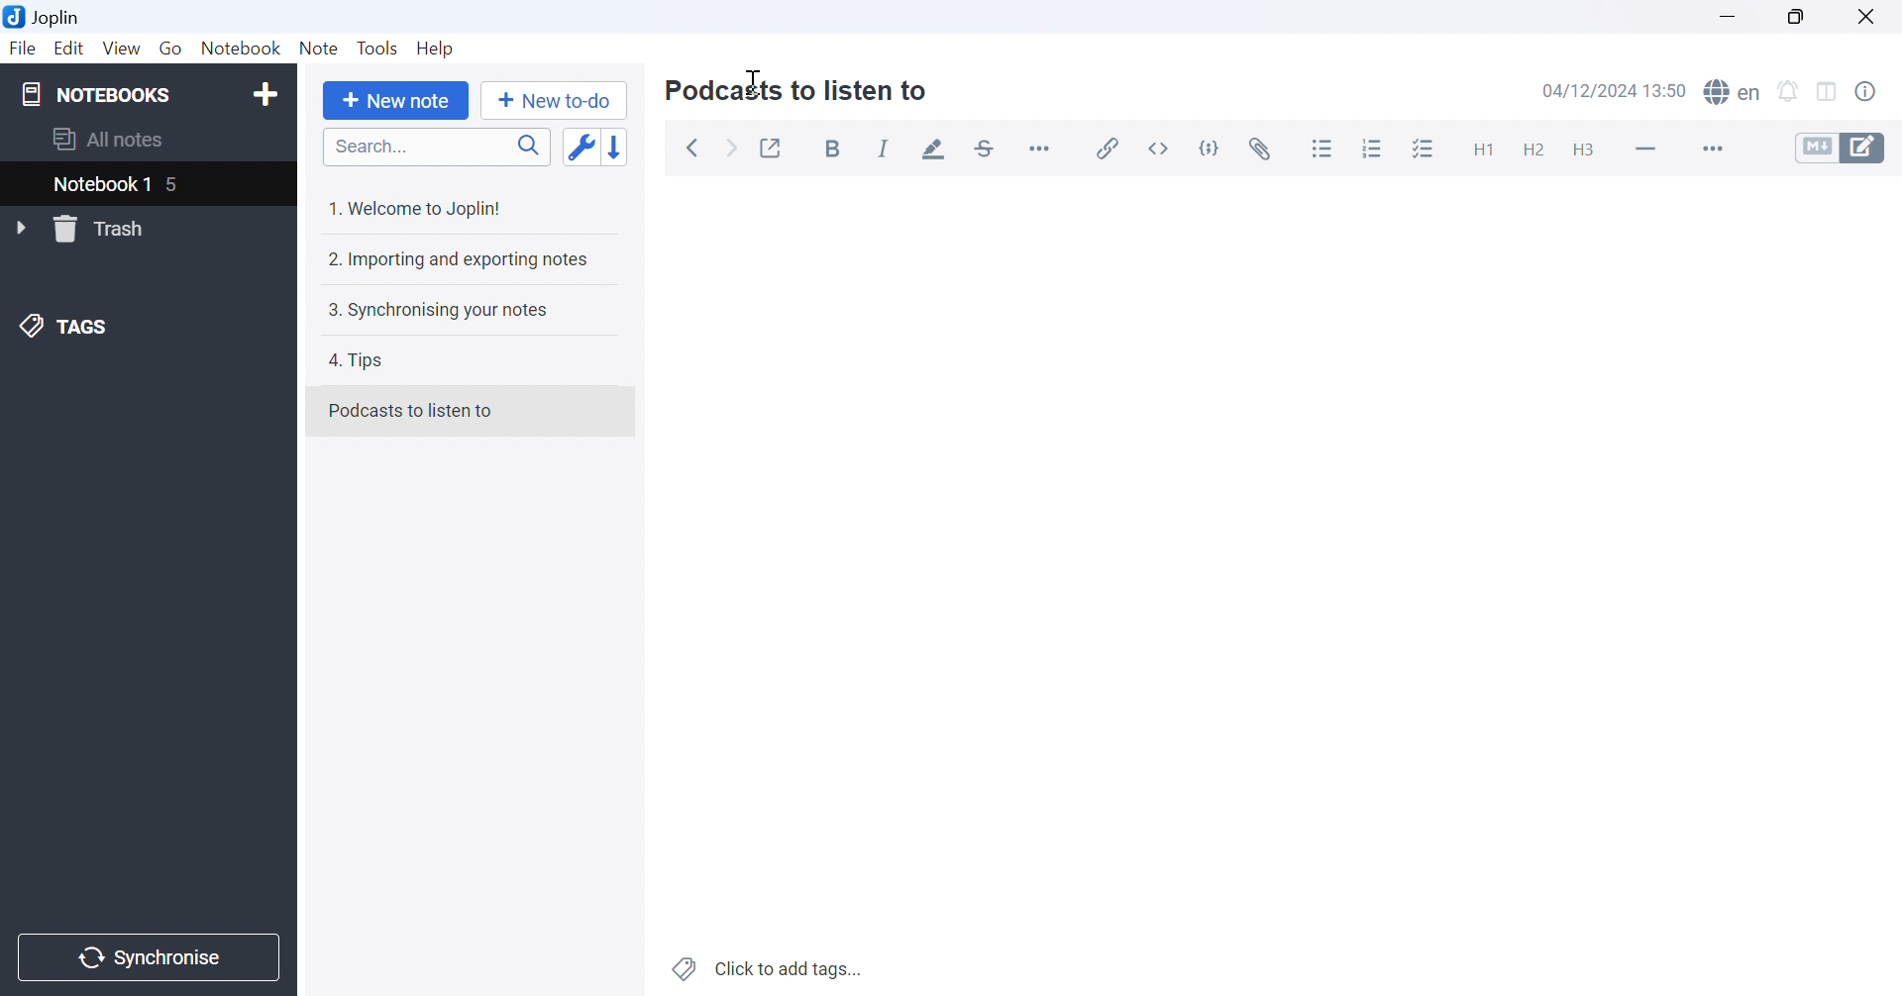 The height and width of the screenshot is (996, 1902). What do you see at coordinates (1848, 148) in the screenshot?
I see `Toggle editors` at bounding box center [1848, 148].